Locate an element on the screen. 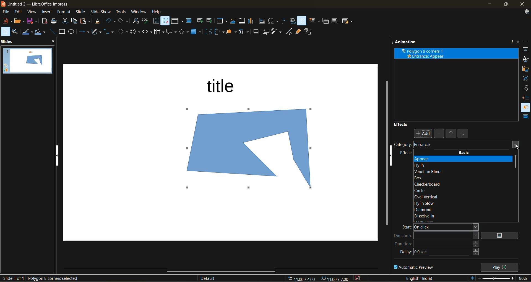 The image size is (531, 282). fill color is located at coordinates (41, 33).